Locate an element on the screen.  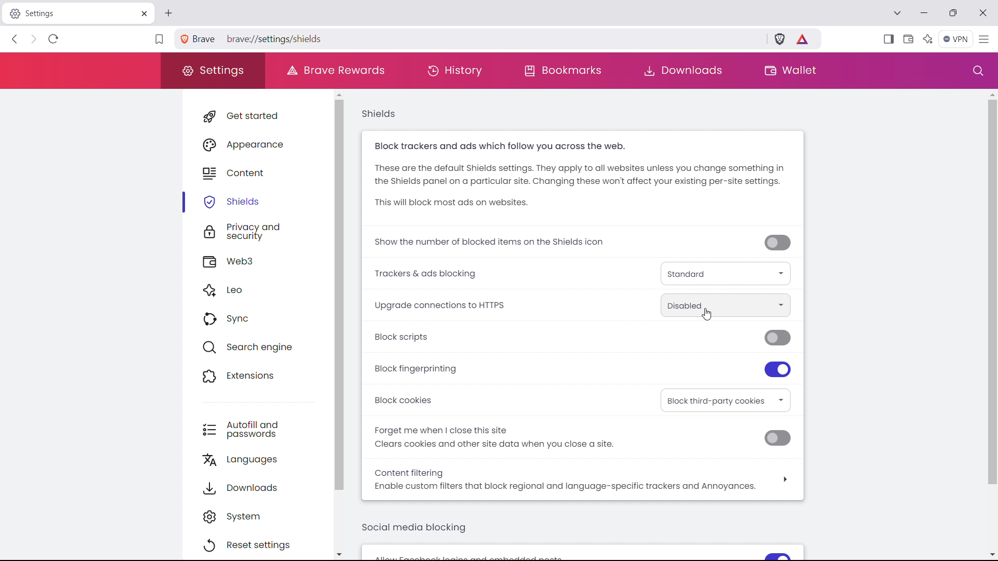
cursor is located at coordinates (707, 315).